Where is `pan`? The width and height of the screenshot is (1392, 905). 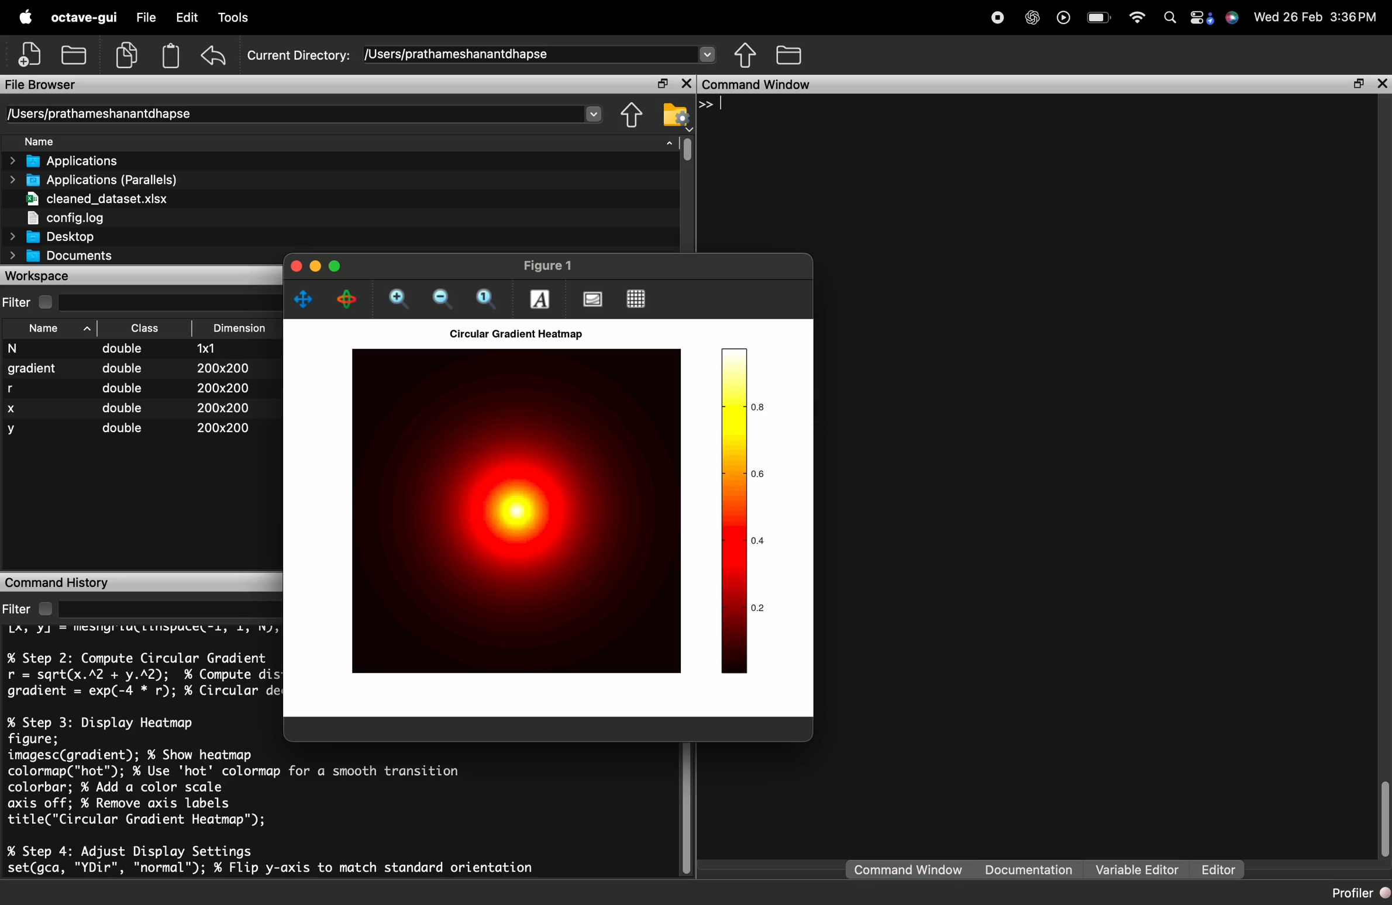
pan is located at coordinates (304, 300).